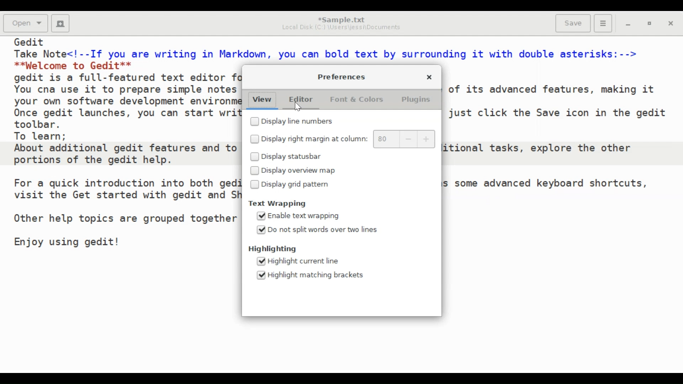 This screenshot has height=384, width=683. What do you see at coordinates (427, 139) in the screenshot?
I see `increase ` at bounding box center [427, 139].